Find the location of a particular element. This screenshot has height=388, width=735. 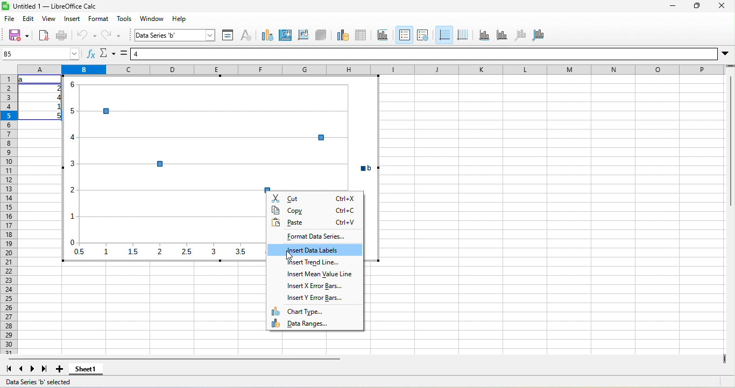

insert data labels is located at coordinates (314, 249).